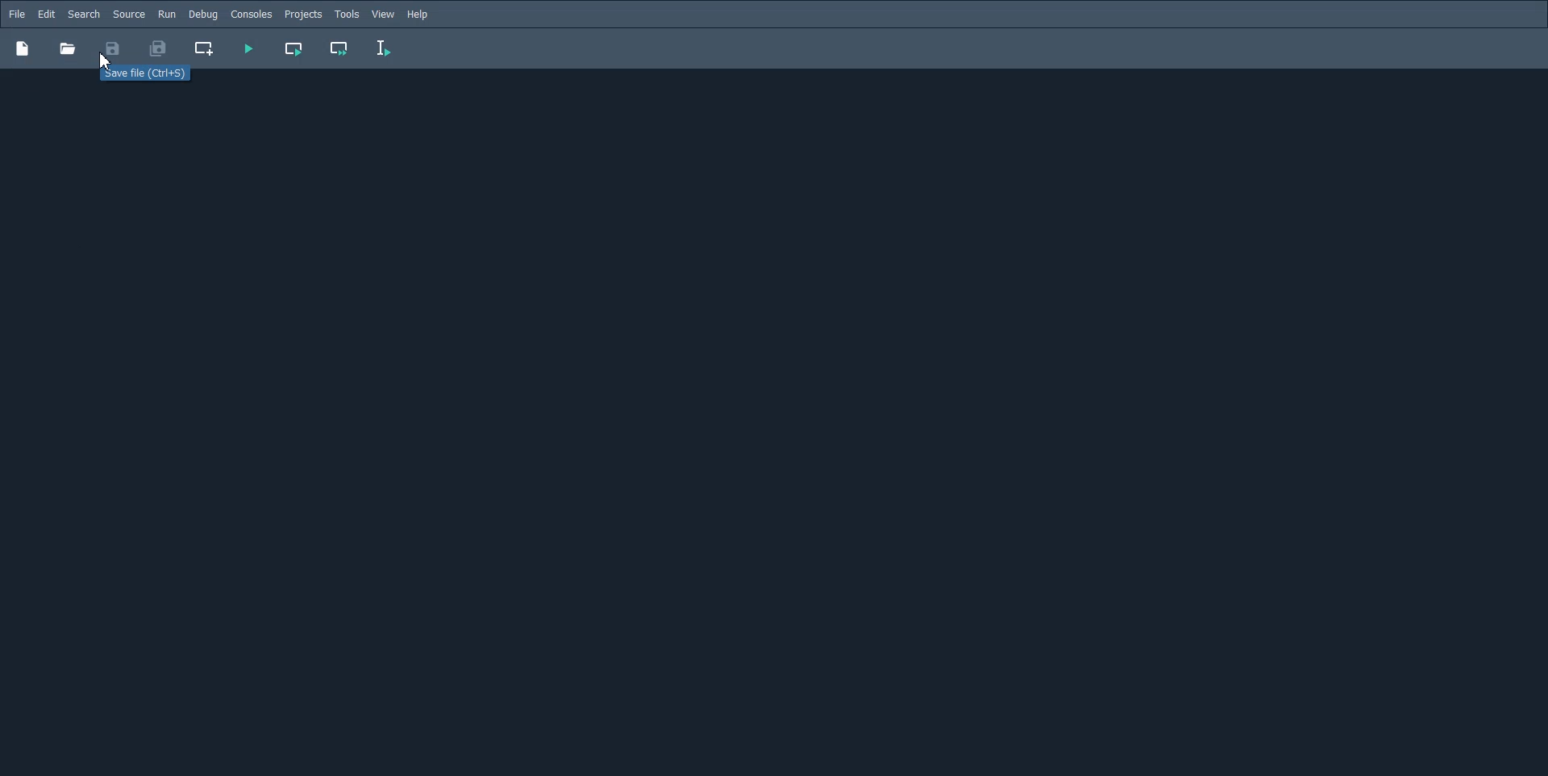 This screenshot has width=1548, height=776. What do you see at coordinates (303, 15) in the screenshot?
I see `Projects` at bounding box center [303, 15].